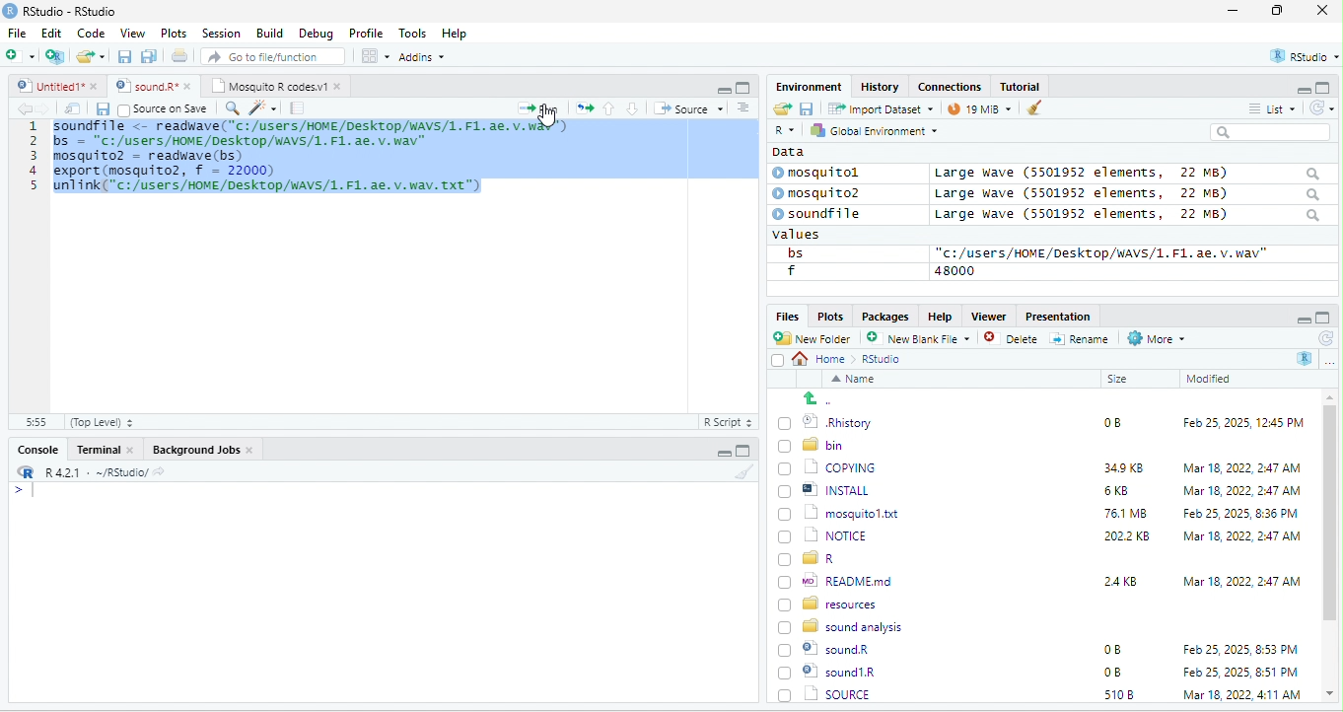  I want to click on search, so click(1270, 132).